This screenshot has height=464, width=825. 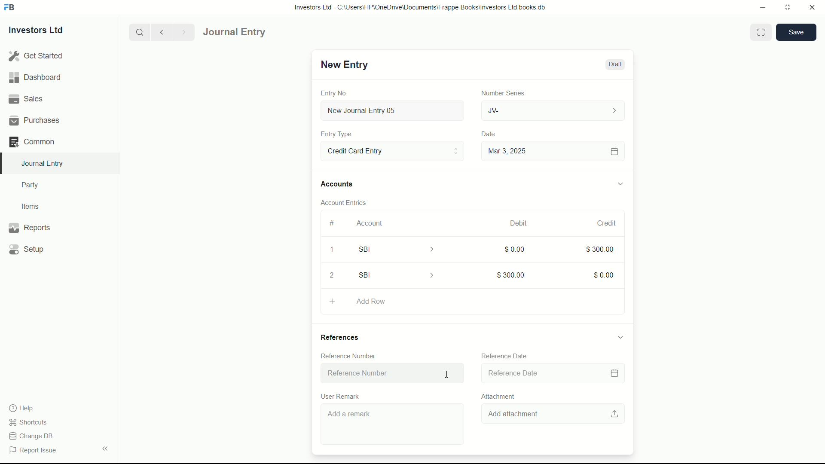 What do you see at coordinates (515, 223) in the screenshot?
I see `Debit` at bounding box center [515, 223].